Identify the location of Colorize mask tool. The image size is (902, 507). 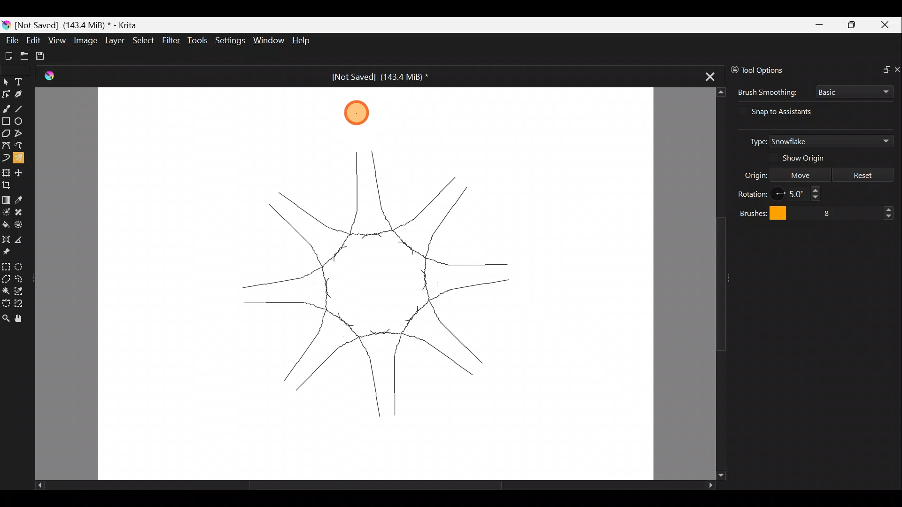
(6, 212).